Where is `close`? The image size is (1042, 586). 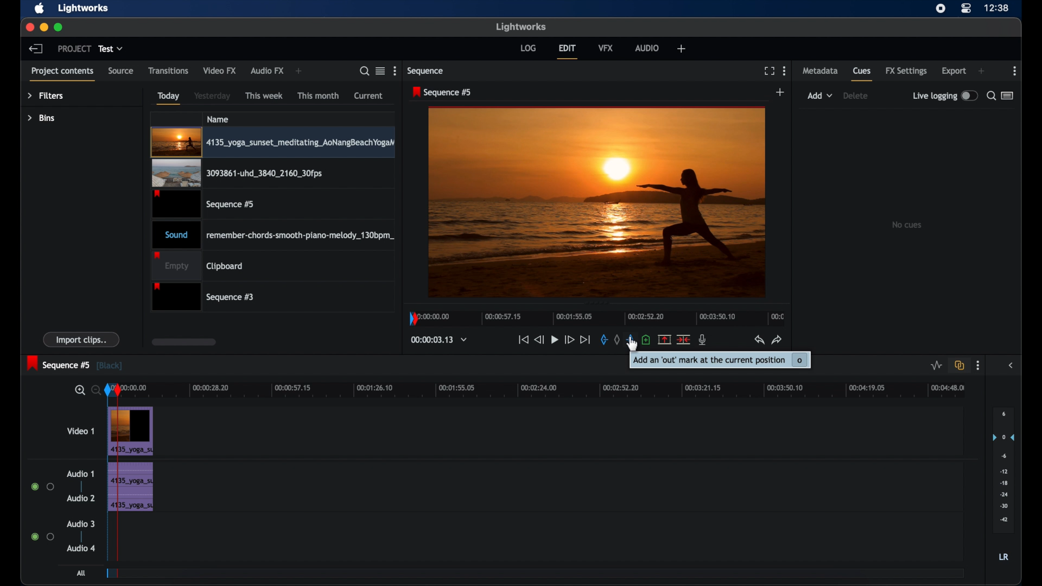
close is located at coordinates (29, 26).